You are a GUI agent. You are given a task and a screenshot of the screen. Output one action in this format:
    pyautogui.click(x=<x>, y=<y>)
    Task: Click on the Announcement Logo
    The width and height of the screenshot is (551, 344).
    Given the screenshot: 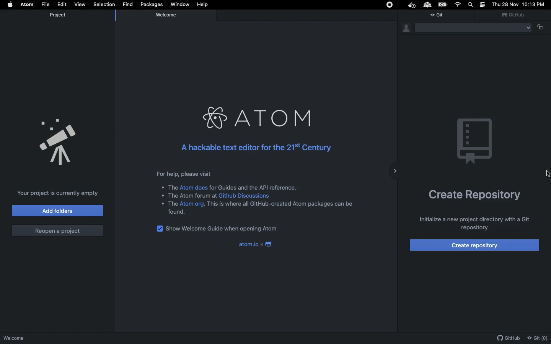 What is the action you would take?
    pyautogui.click(x=59, y=144)
    